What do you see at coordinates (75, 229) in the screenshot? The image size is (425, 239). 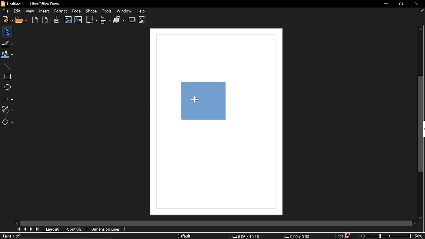 I see `Controls` at bounding box center [75, 229].